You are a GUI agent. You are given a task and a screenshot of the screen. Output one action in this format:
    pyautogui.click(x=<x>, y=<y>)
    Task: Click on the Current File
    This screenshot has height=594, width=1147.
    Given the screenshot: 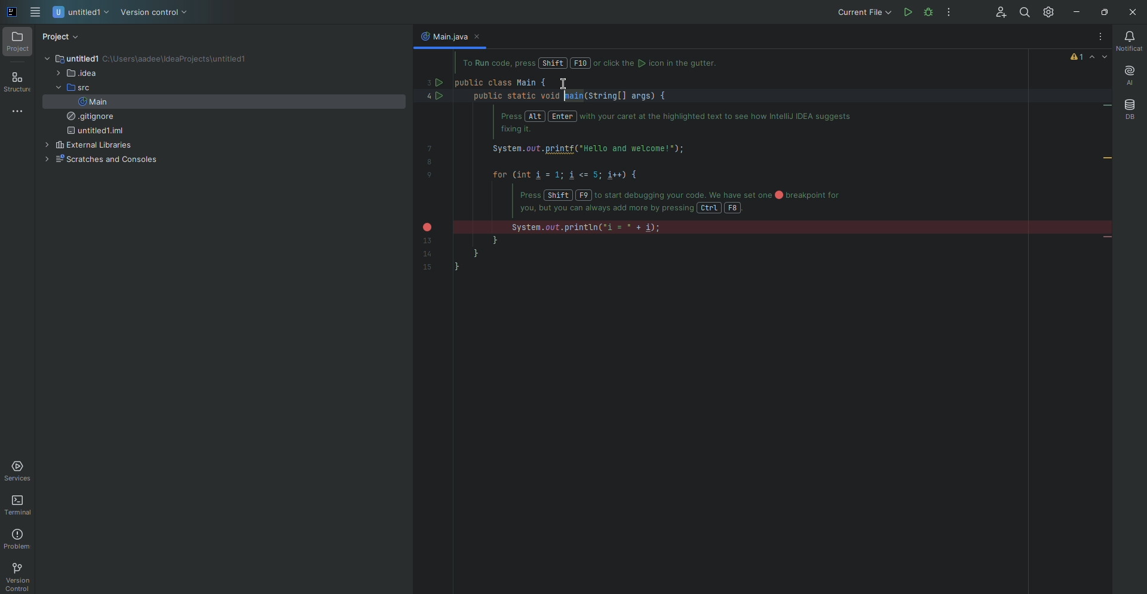 What is the action you would take?
    pyautogui.click(x=863, y=12)
    